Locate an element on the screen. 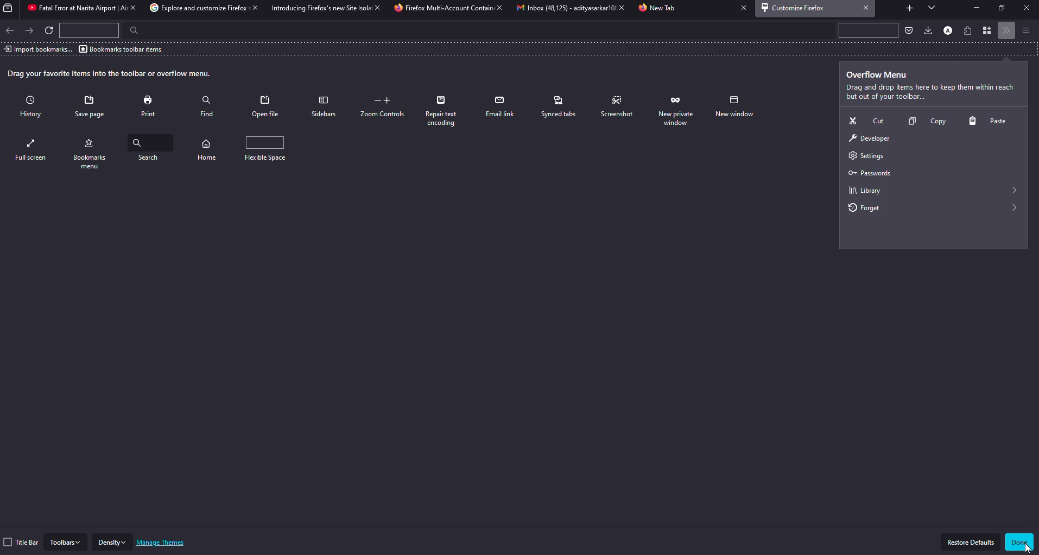 This screenshot has height=555, width=1039. maximize is located at coordinates (1002, 8).